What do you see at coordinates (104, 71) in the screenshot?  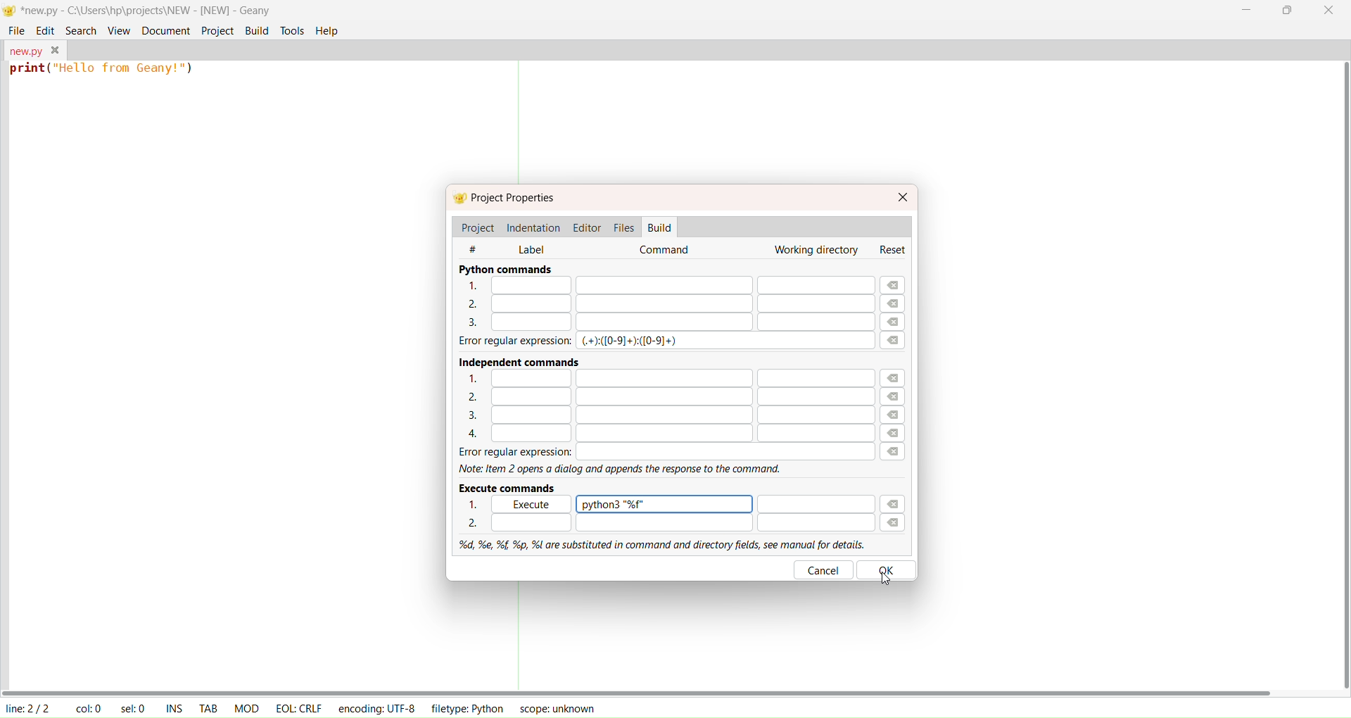 I see `Print ("Hello from Granny!")` at bounding box center [104, 71].